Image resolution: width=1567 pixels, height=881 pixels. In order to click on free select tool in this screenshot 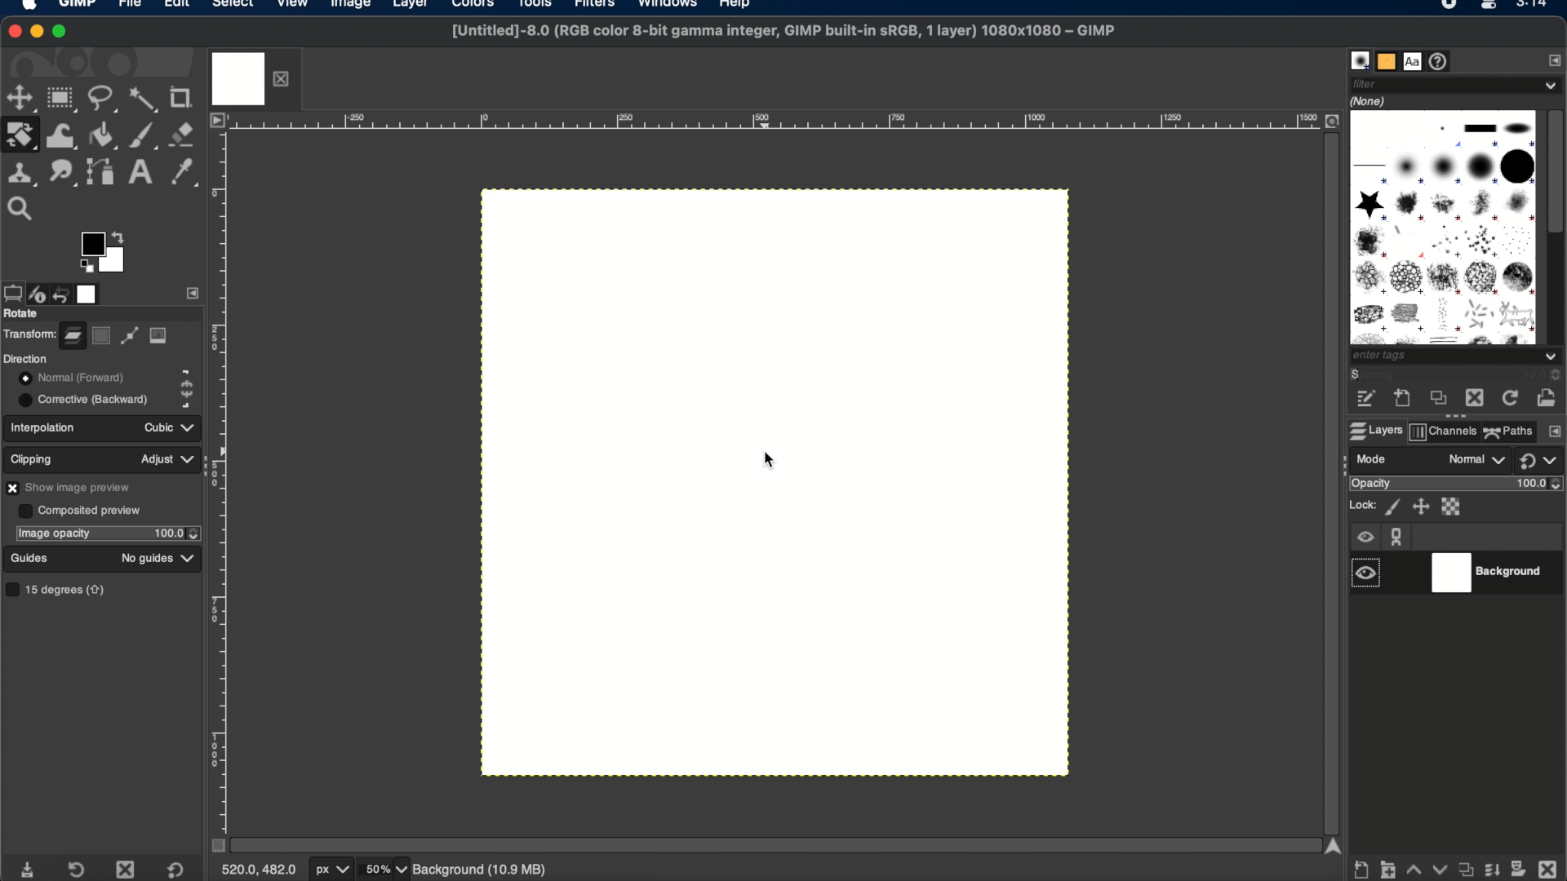, I will do `click(104, 100)`.